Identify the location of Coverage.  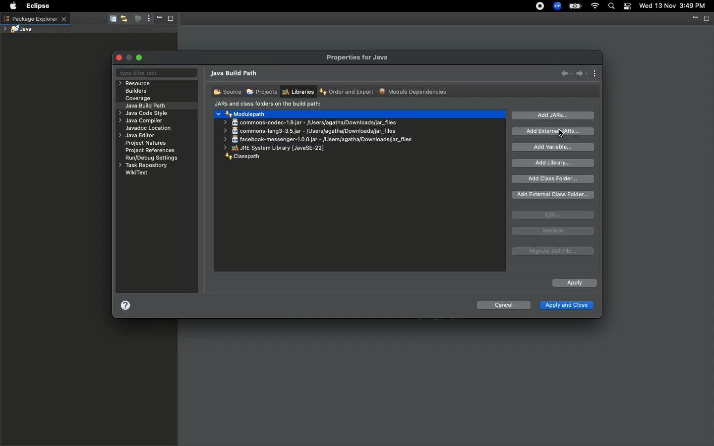
(138, 99).